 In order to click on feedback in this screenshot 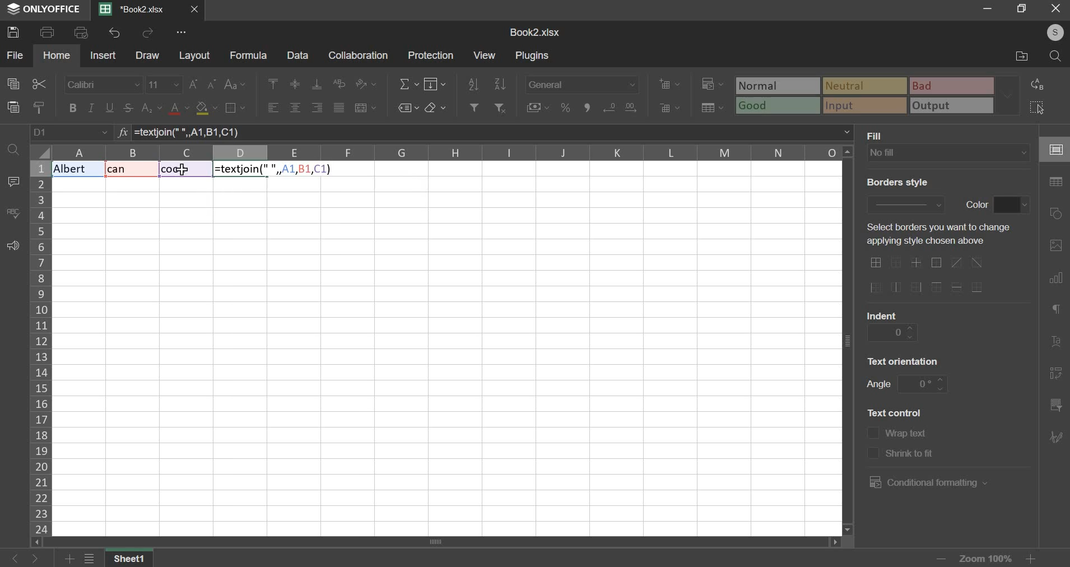, I will do `click(13, 247)`.